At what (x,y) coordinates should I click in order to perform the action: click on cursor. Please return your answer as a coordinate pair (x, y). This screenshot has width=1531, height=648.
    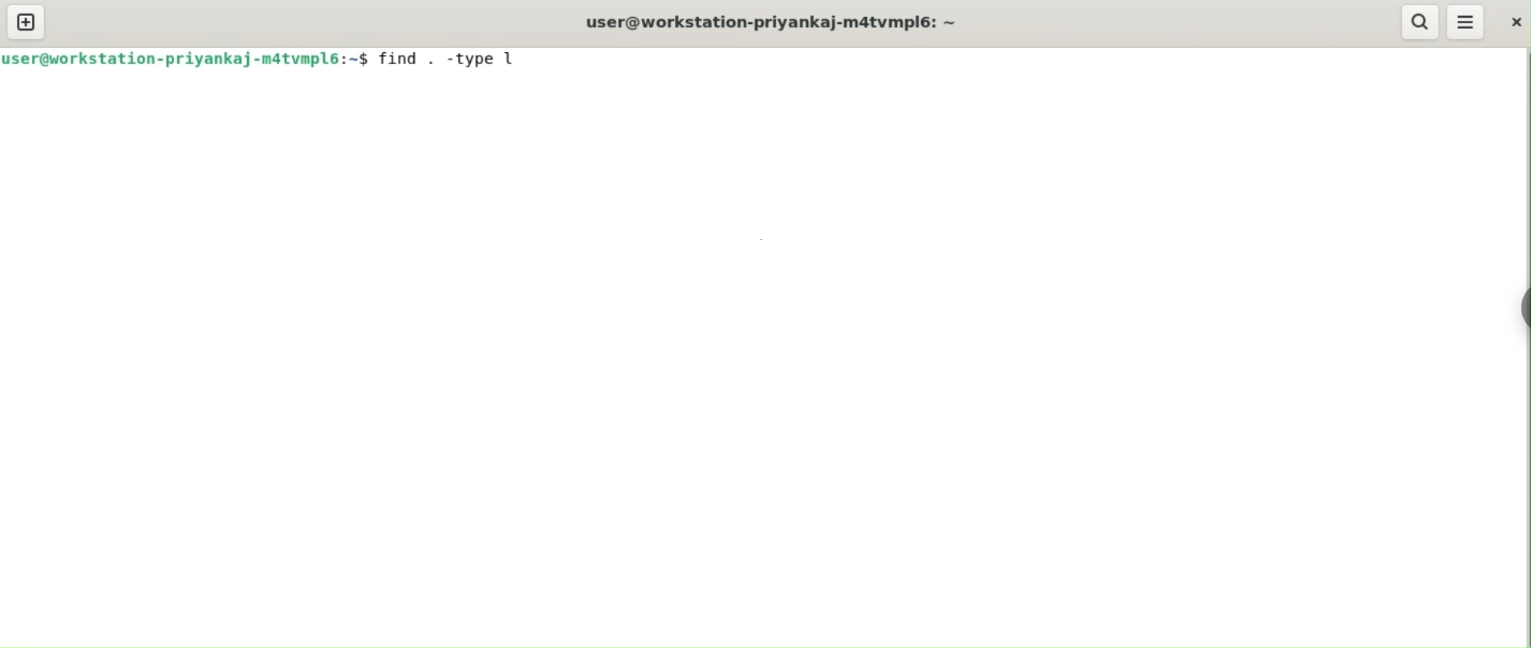
    Looking at the image, I should click on (524, 59).